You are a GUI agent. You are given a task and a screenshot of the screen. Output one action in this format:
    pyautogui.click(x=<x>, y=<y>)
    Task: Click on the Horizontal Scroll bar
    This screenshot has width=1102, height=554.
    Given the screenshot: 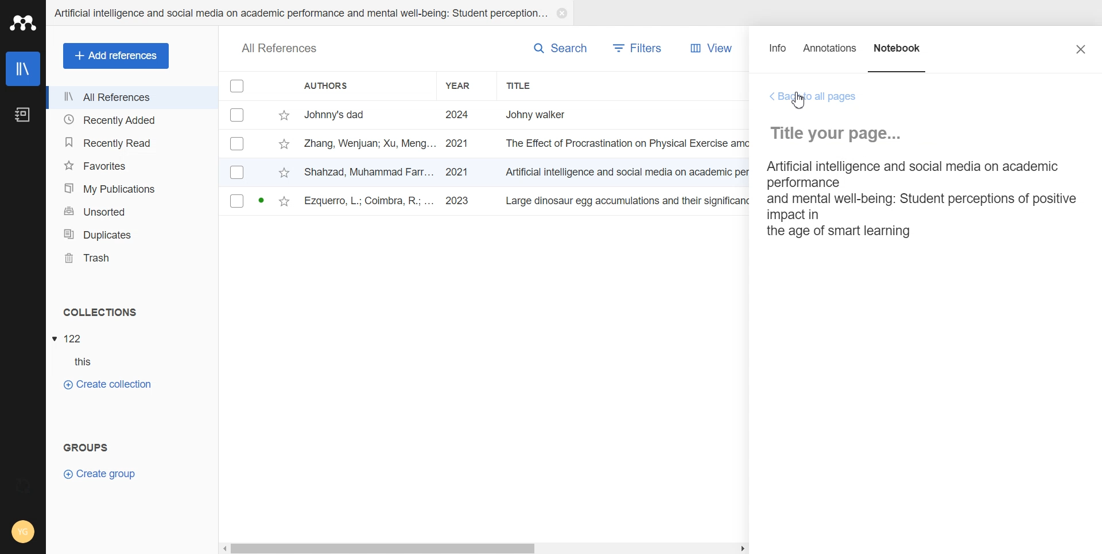 What is the action you would take?
    pyautogui.click(x=485, y=547)
    